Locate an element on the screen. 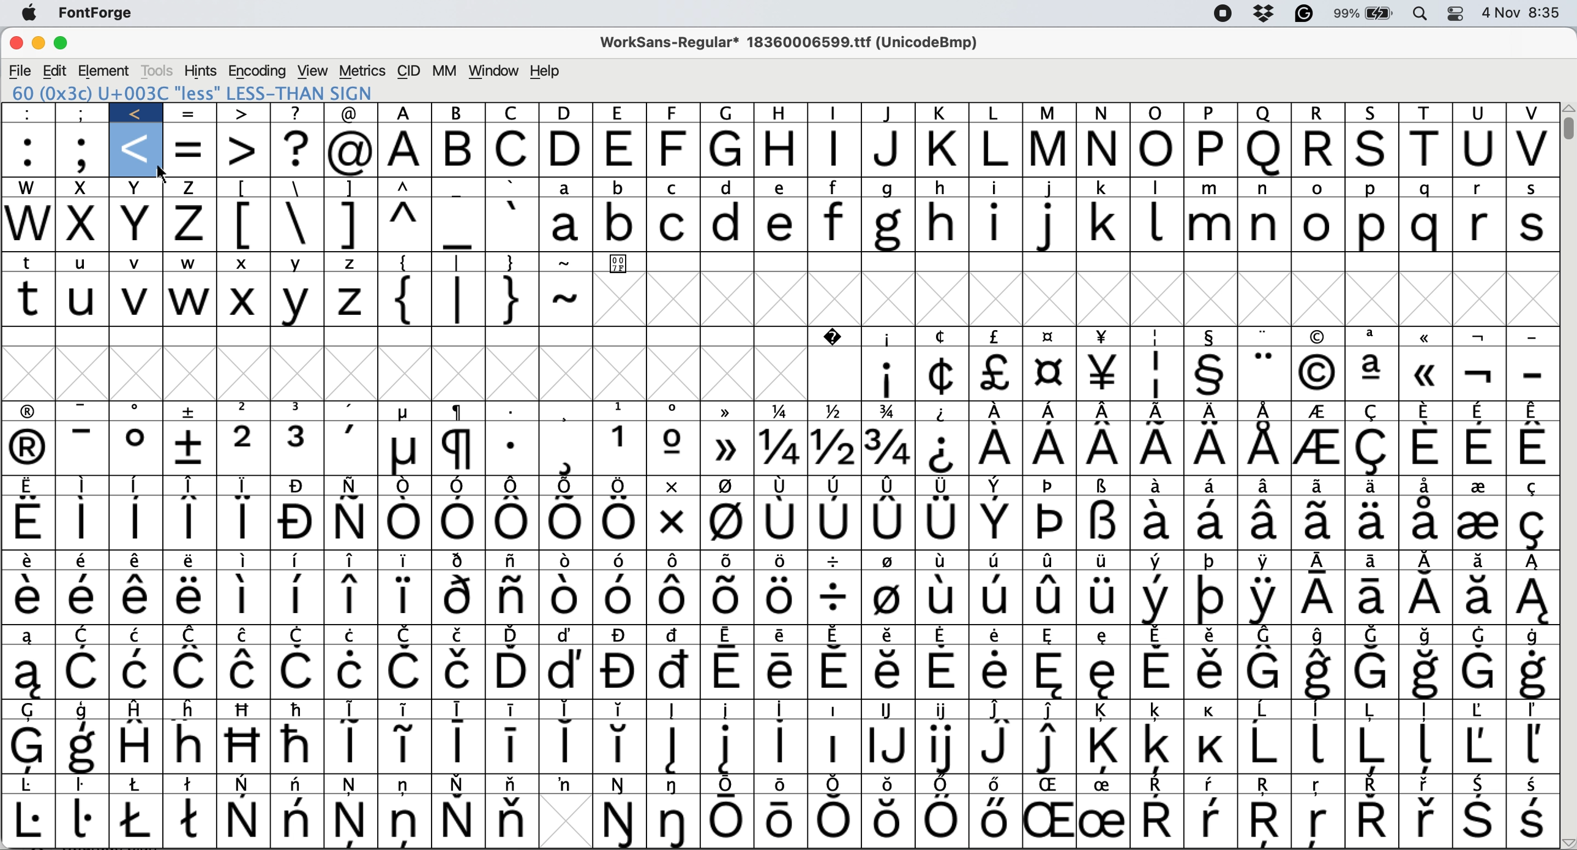  Symbol is located at coordinates (732, 636).